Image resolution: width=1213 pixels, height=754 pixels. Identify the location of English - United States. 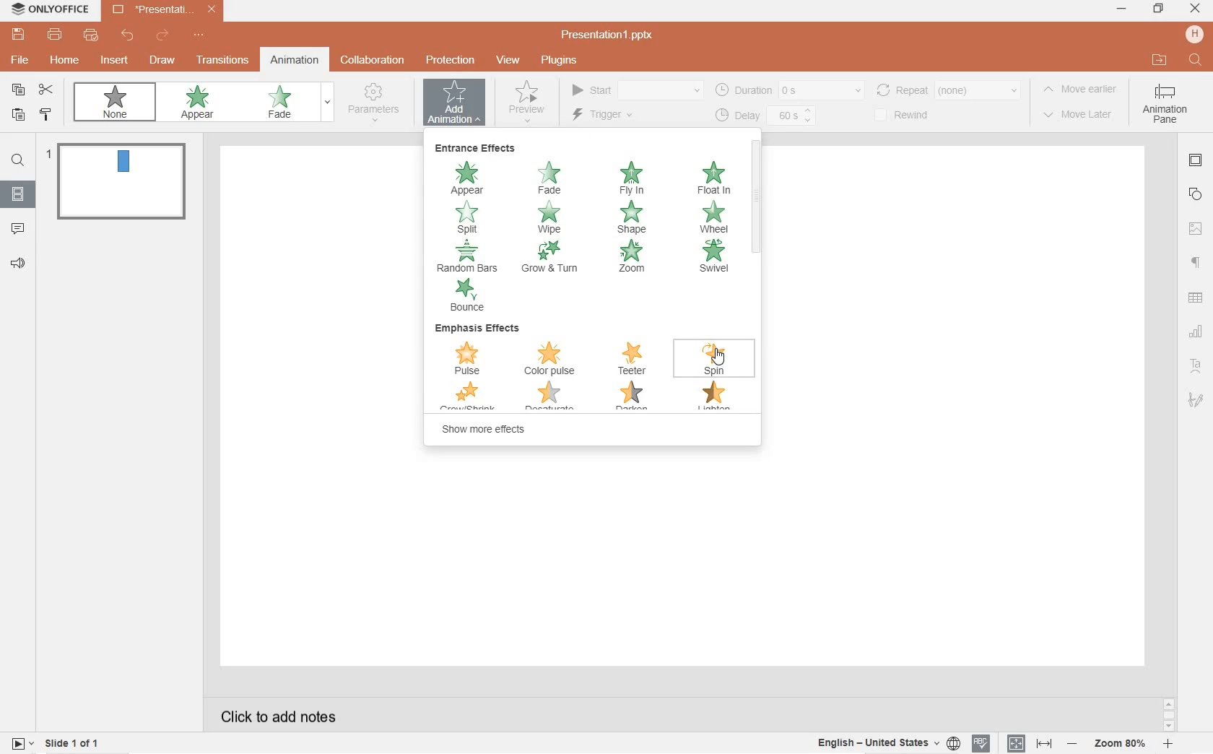
(887, 743).